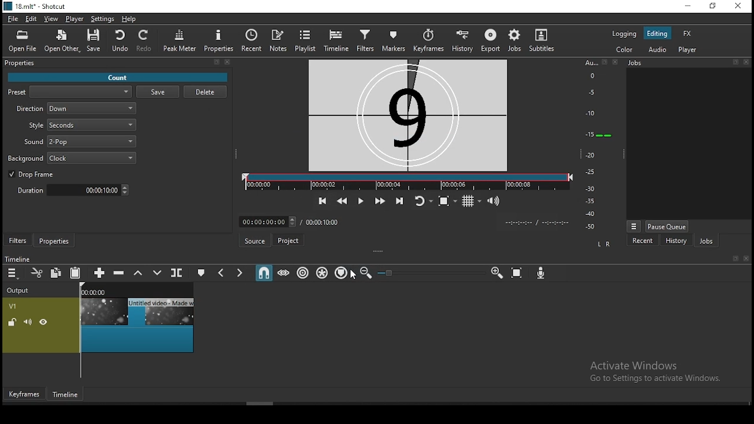 This screenshot has height=424, width=754. What do you see at coordinates (495, 201) in the screenshot?
I see `show video volume control` at bounding box center [495, 201].